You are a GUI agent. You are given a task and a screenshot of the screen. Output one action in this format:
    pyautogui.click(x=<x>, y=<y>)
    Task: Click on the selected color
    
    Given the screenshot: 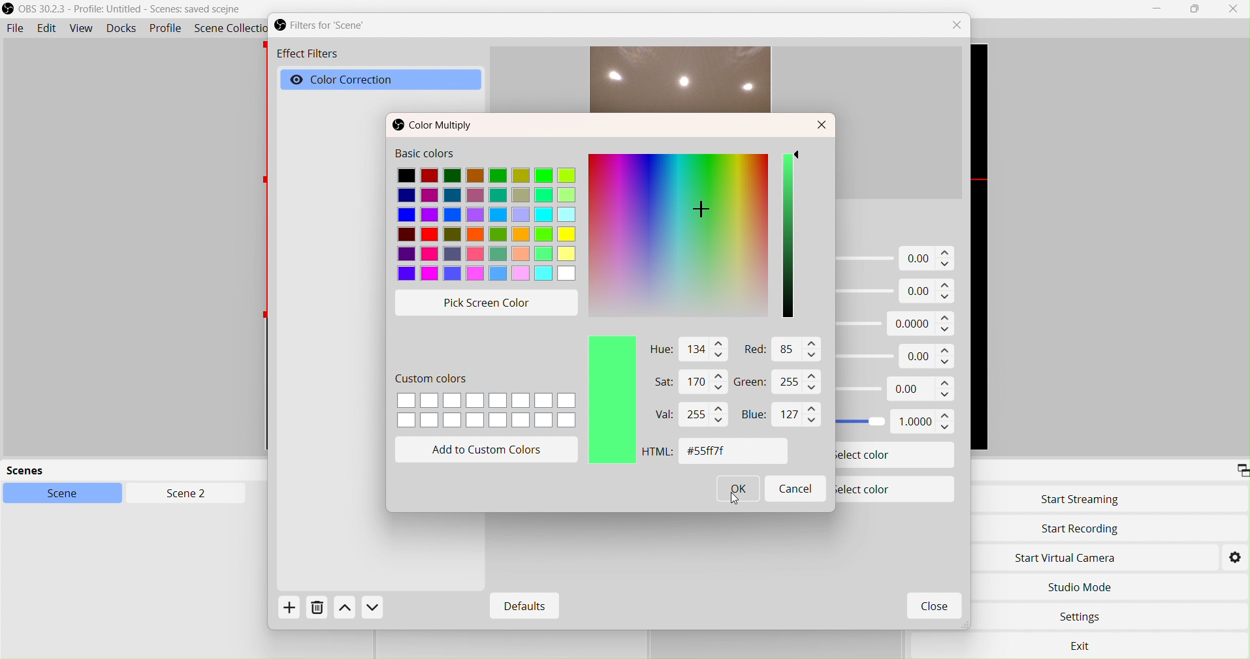 What is the action you would take?
    pyautogui.click(x=610, y=402)
    